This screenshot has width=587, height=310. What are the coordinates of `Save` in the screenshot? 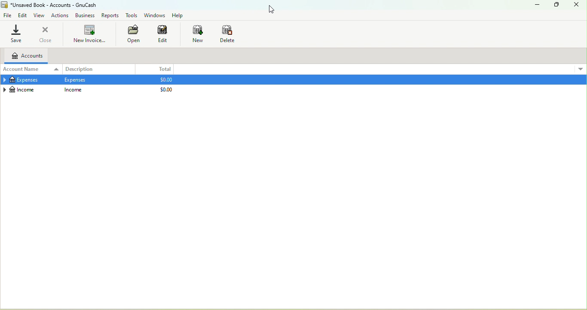 It's located at (16, 33).